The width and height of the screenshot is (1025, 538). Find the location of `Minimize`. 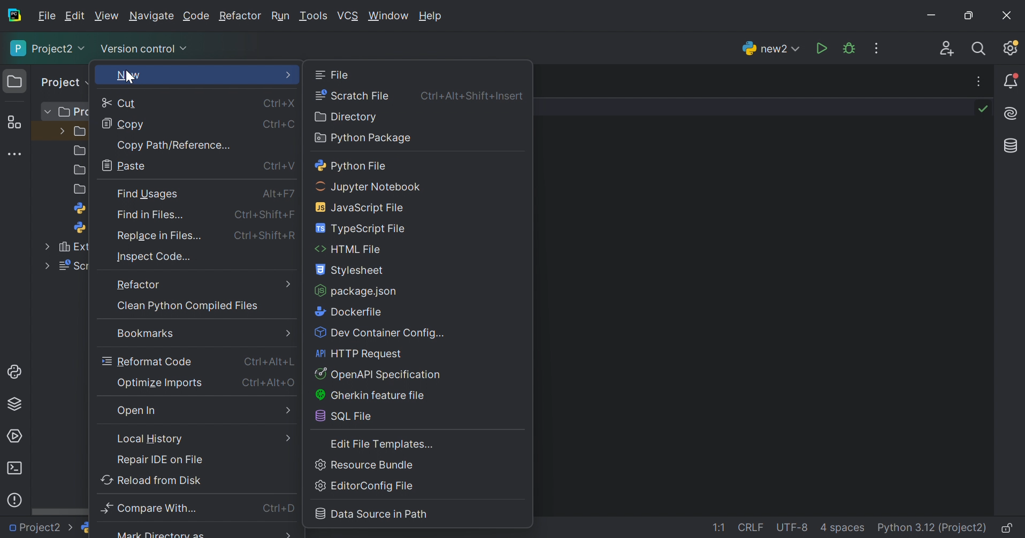

Minimize is located at coordinates (930, 16).